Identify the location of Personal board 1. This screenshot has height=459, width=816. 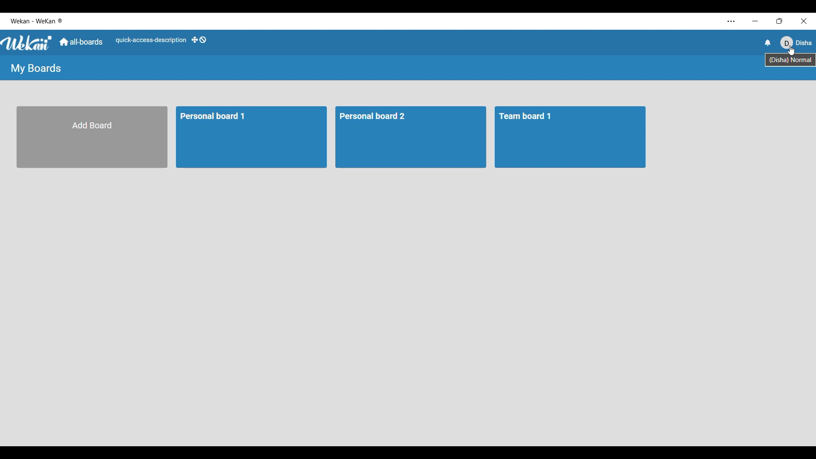
(251, 136).